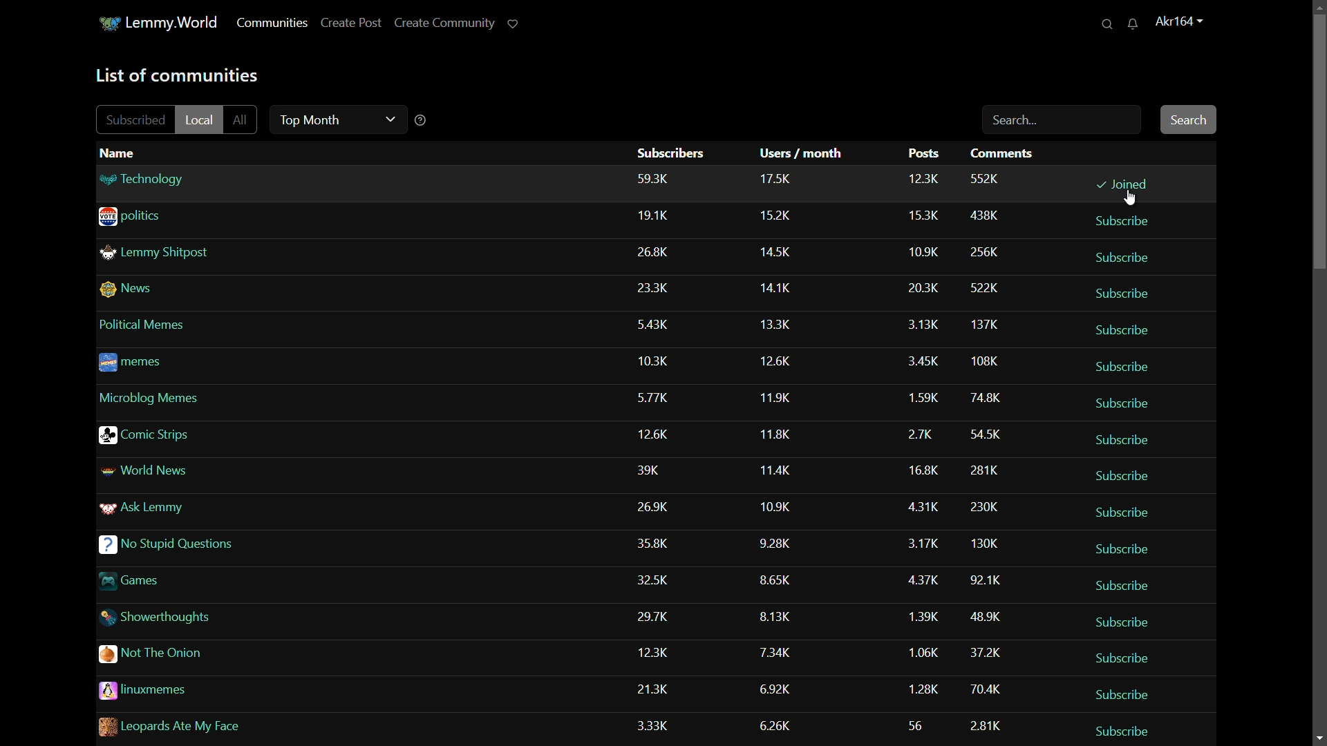  Describe the element at coordinates (654, 396) in the screenshot. I see `` at that location.